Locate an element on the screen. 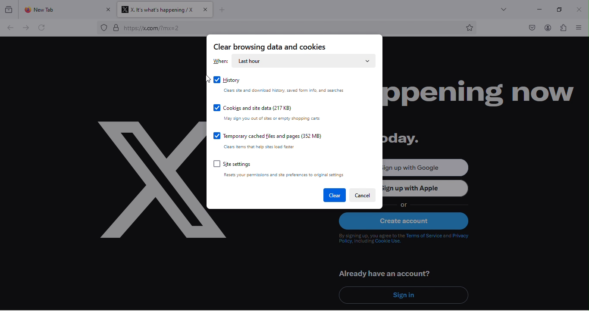  sign up with apple is located at coordinates (426, 189).